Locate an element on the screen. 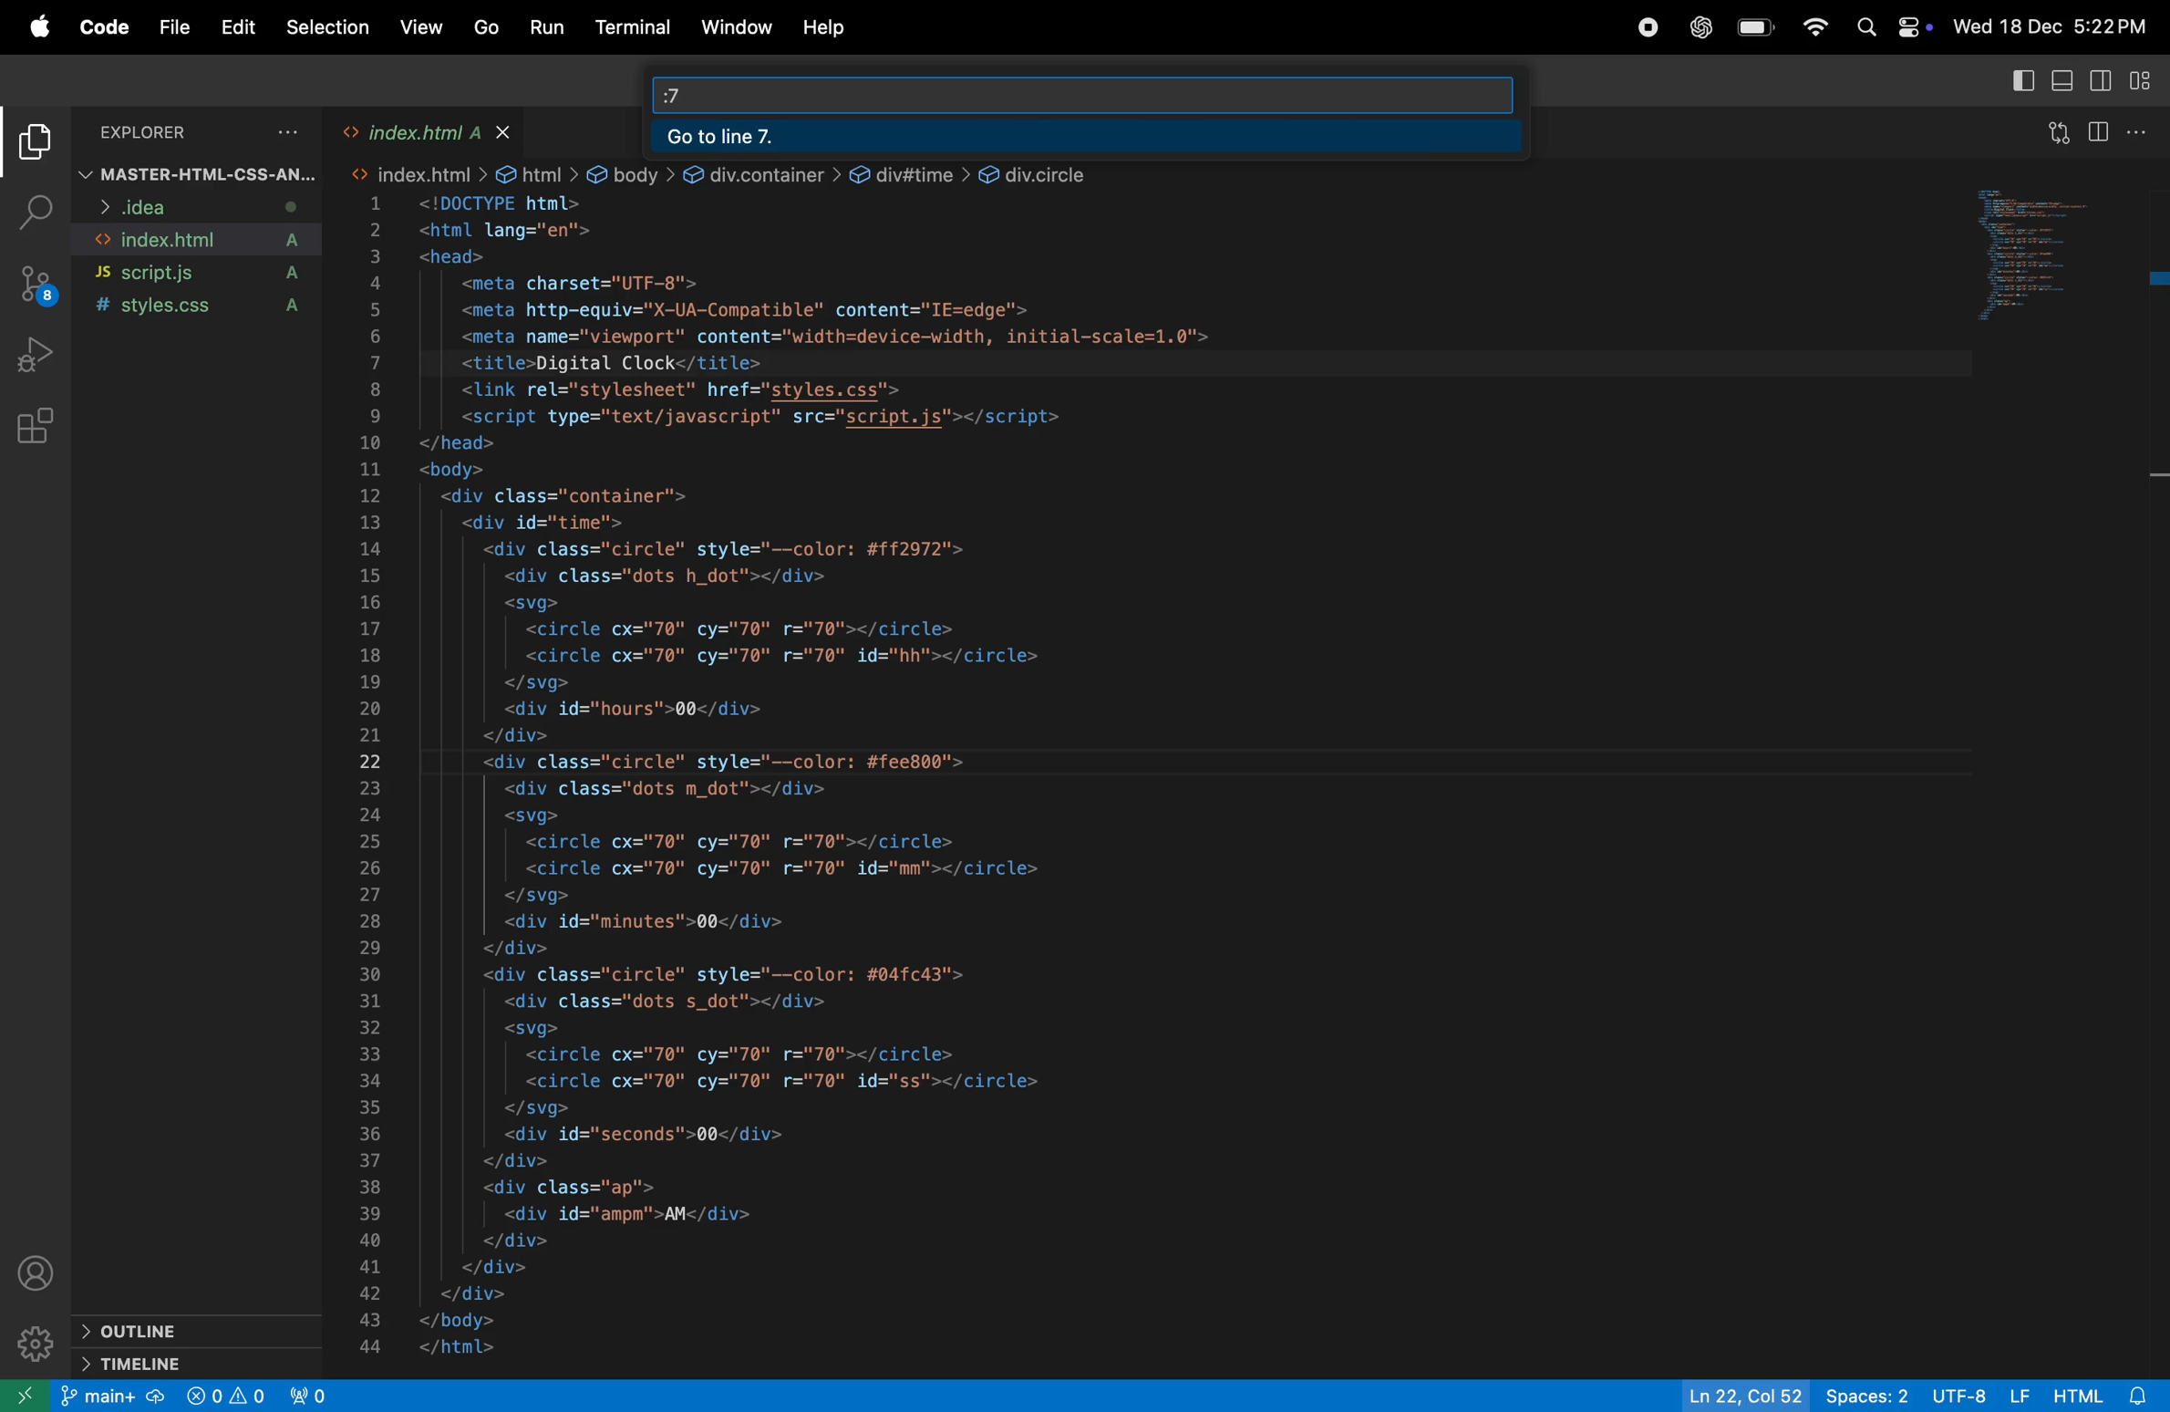 Image resolution: width=2170 pixels, height=1412 pixels. view is located at coordinates (422, 30).